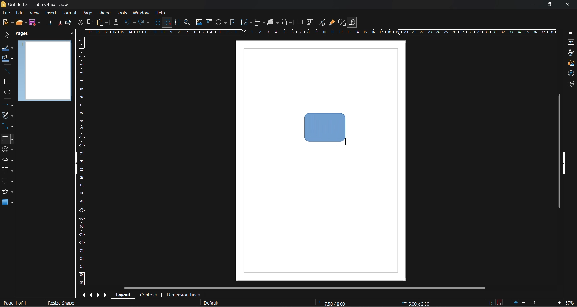 Image resolution: width=577 pixels, height=307 pixels. Describe the element at coordinates (33, 13) in the screenshot. I see `view` at that location.